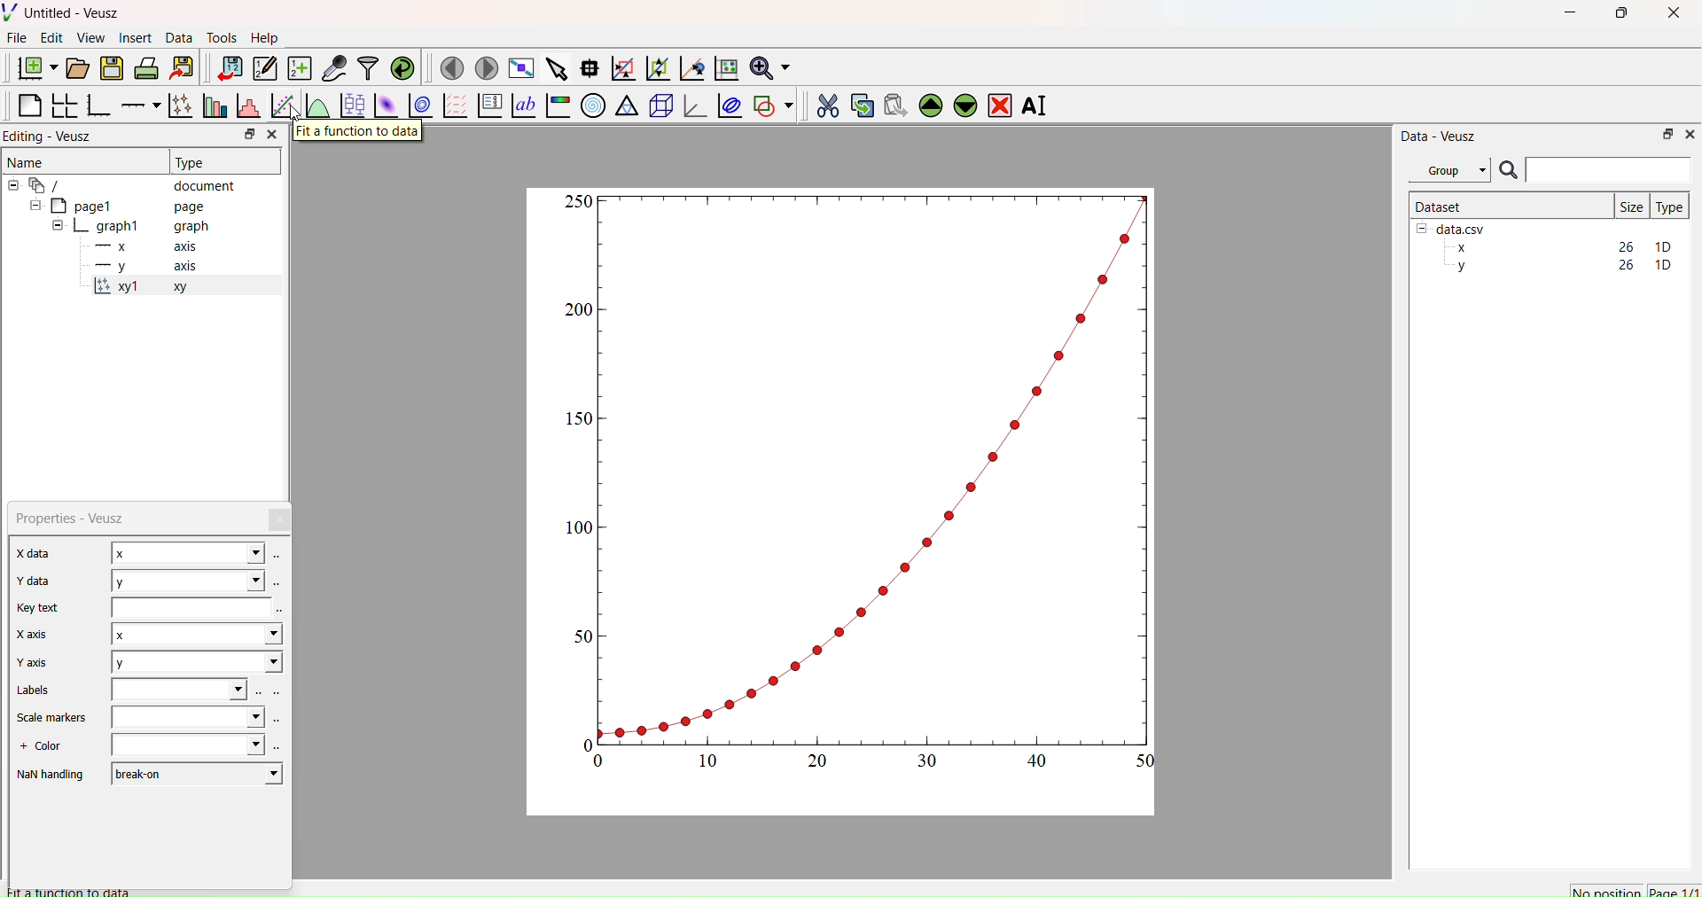  Describe the element at coordinates (281, 519) in the screenshot. I see `Close` at that location.